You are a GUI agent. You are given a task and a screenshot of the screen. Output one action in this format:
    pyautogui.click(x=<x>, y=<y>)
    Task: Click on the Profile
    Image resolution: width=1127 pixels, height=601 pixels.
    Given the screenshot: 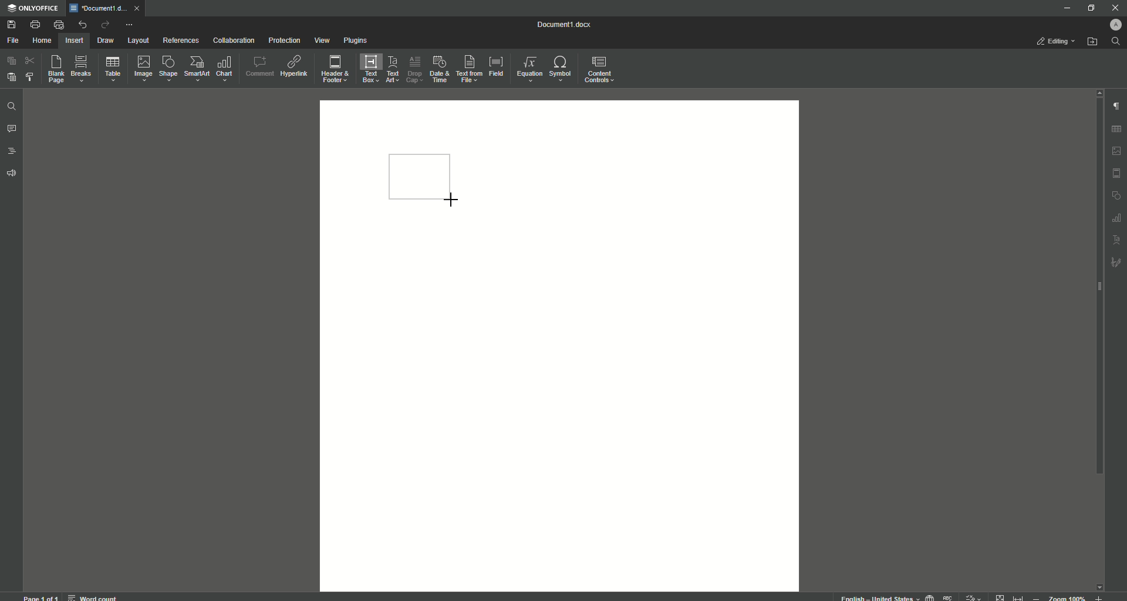 What is the action you would take?
    pyautogui.click(x=1113, y=25)
    